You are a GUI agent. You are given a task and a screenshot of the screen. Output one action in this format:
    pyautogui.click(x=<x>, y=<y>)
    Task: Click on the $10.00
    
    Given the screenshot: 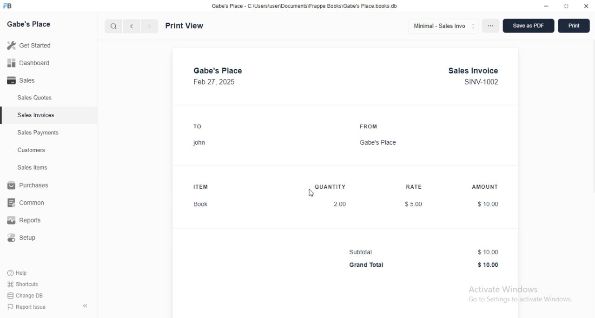 What is the action you would take?
    pyautogui.click(x=489, y=265)
    